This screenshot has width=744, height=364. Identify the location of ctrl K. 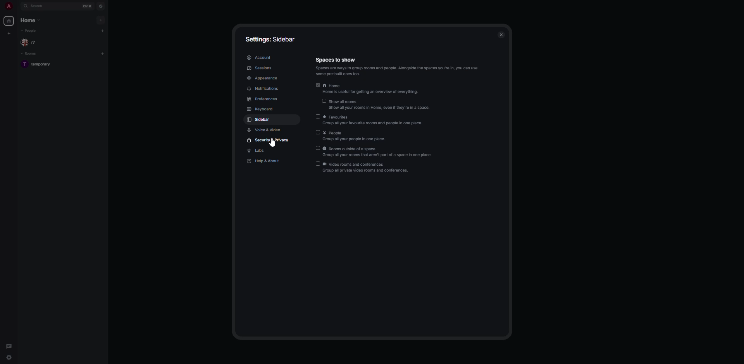
(86, 6).